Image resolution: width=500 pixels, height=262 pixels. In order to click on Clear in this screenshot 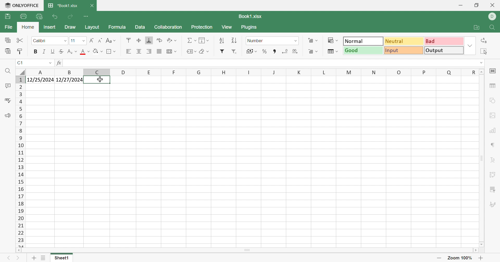, I will do `click(203, 51)`.